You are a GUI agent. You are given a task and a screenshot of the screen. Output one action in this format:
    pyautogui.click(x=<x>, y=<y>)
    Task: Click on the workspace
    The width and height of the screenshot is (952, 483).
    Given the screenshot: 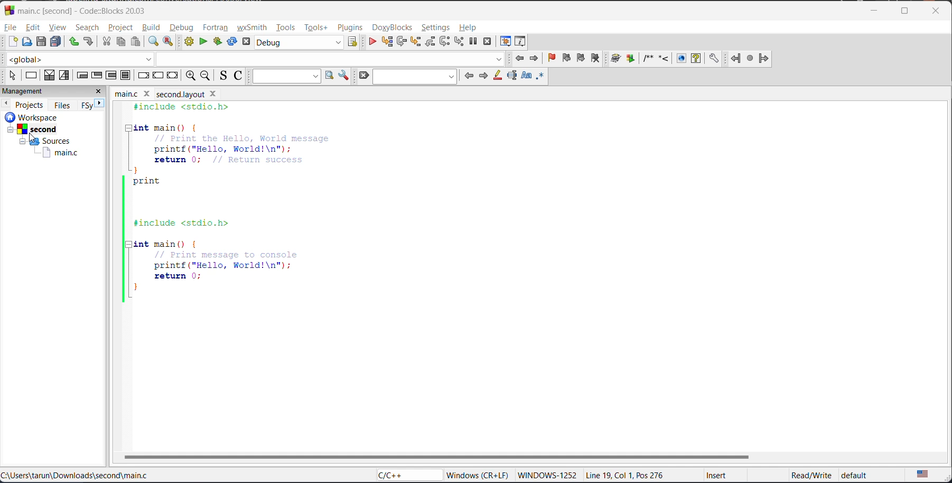 What is the action you would take?
    pyautogui.click(x=44, y=137)
    